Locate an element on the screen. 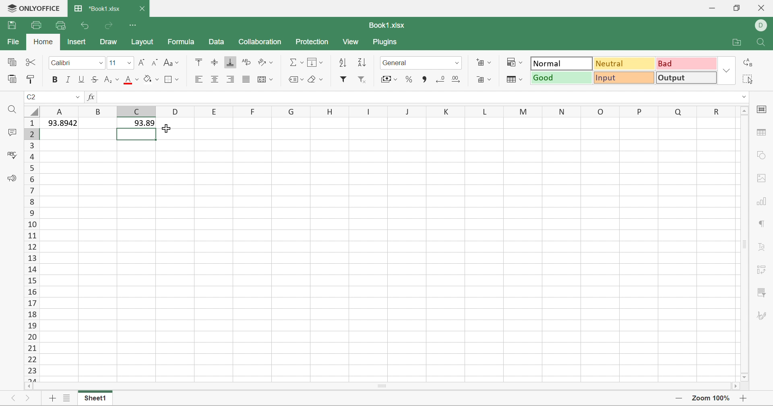 The image size is (773, 406). Borders is located at coordinates (172, 78).